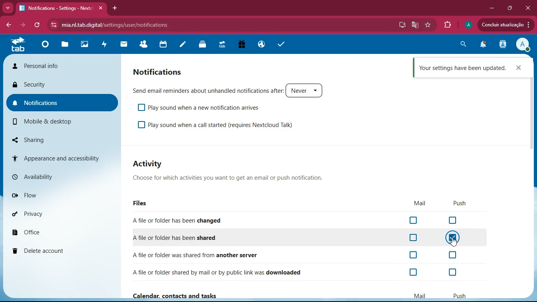  I want to click on changed, so click(199, 220).